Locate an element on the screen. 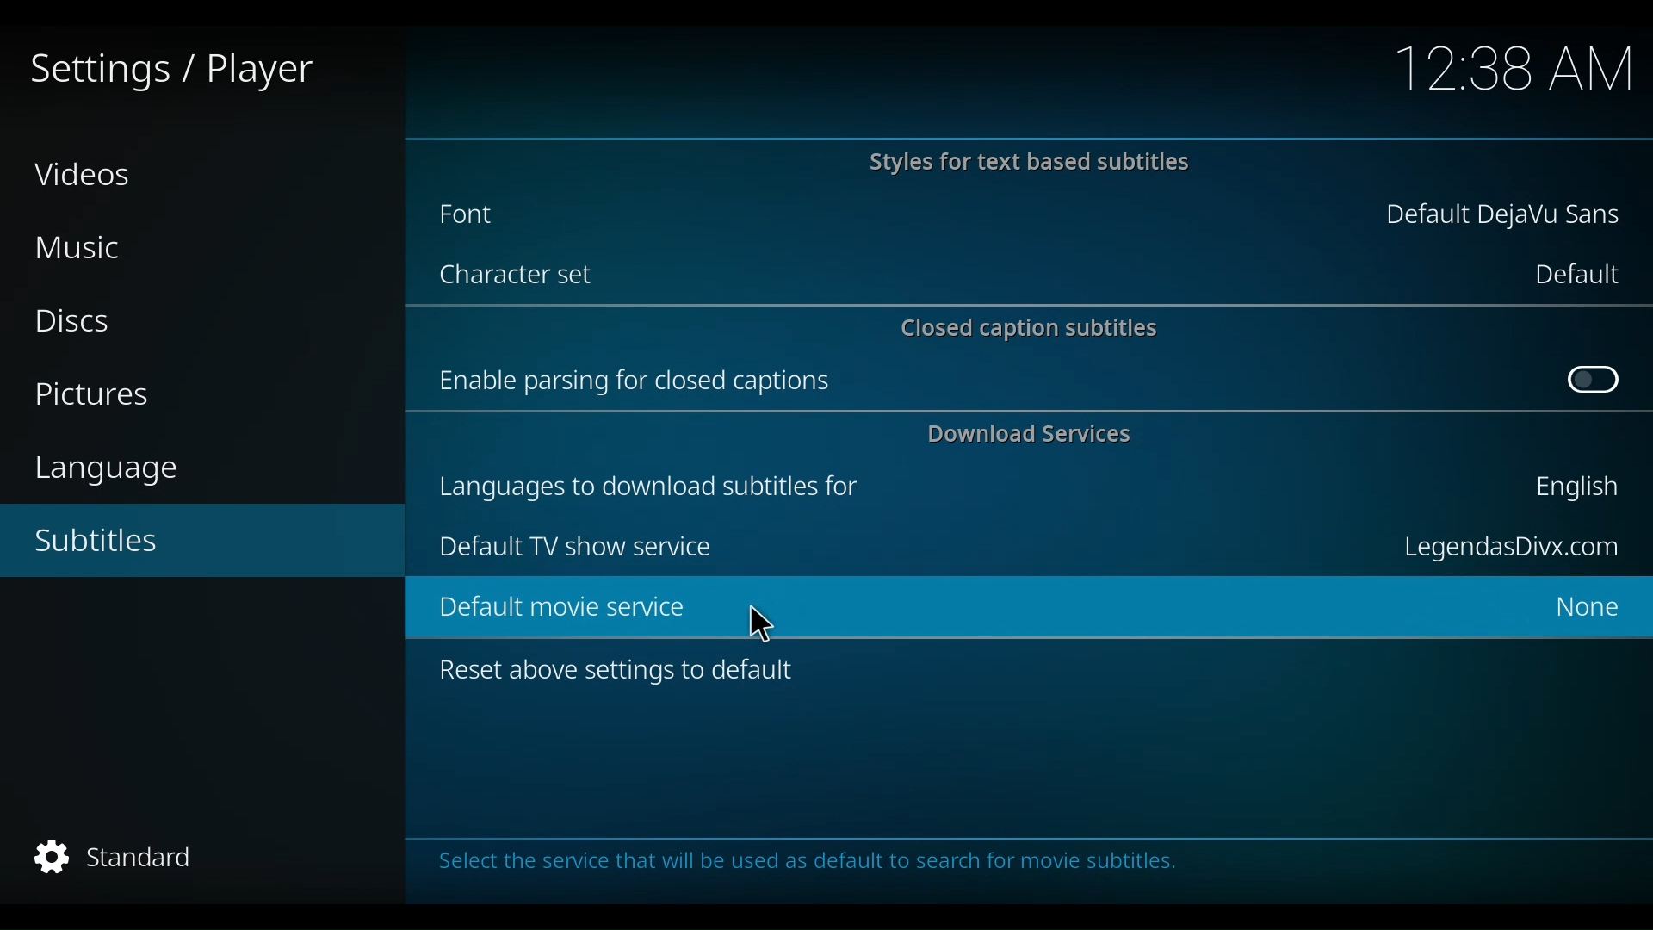 This screenshot has width=1653, height=930. Videos is located at coordinates (85, 173).